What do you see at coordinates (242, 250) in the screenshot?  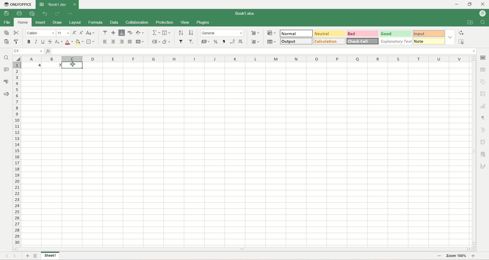 I see `horiontal scroll` at bounding box center [242, 250].